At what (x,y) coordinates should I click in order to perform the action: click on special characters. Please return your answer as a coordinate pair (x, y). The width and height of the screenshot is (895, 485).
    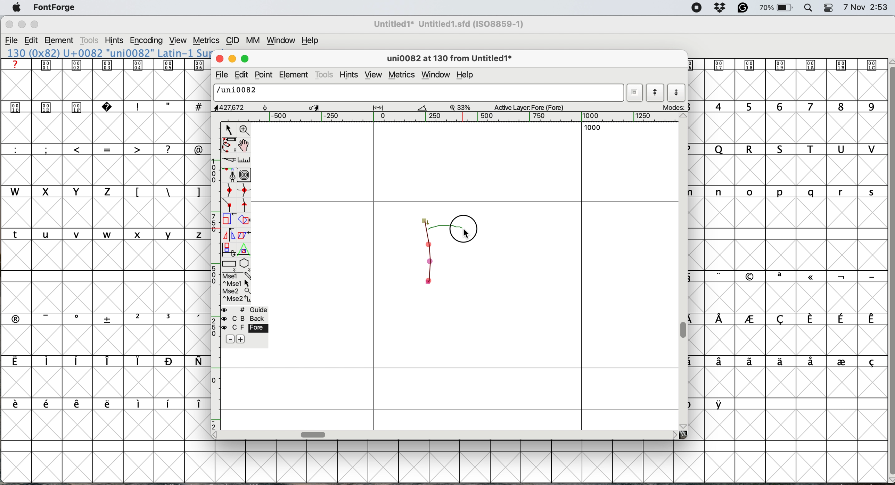
    Looking at the image, I should click on (787, 362).